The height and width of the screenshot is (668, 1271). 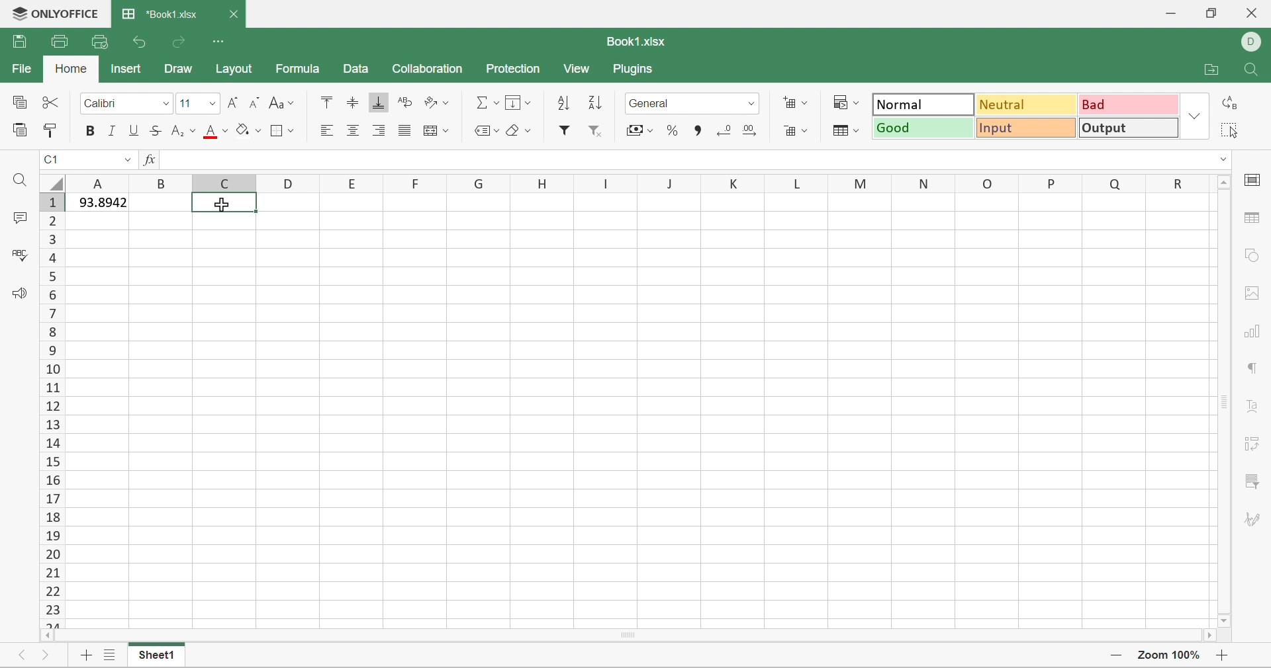 What do you see at coordinates (1254, 521) in the screenshot?
I see `Signature settings` at bounding box center [1254, 521].